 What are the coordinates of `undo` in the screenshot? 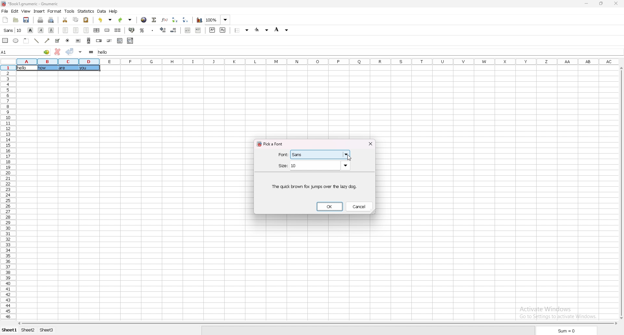 It's located at (106, 20).